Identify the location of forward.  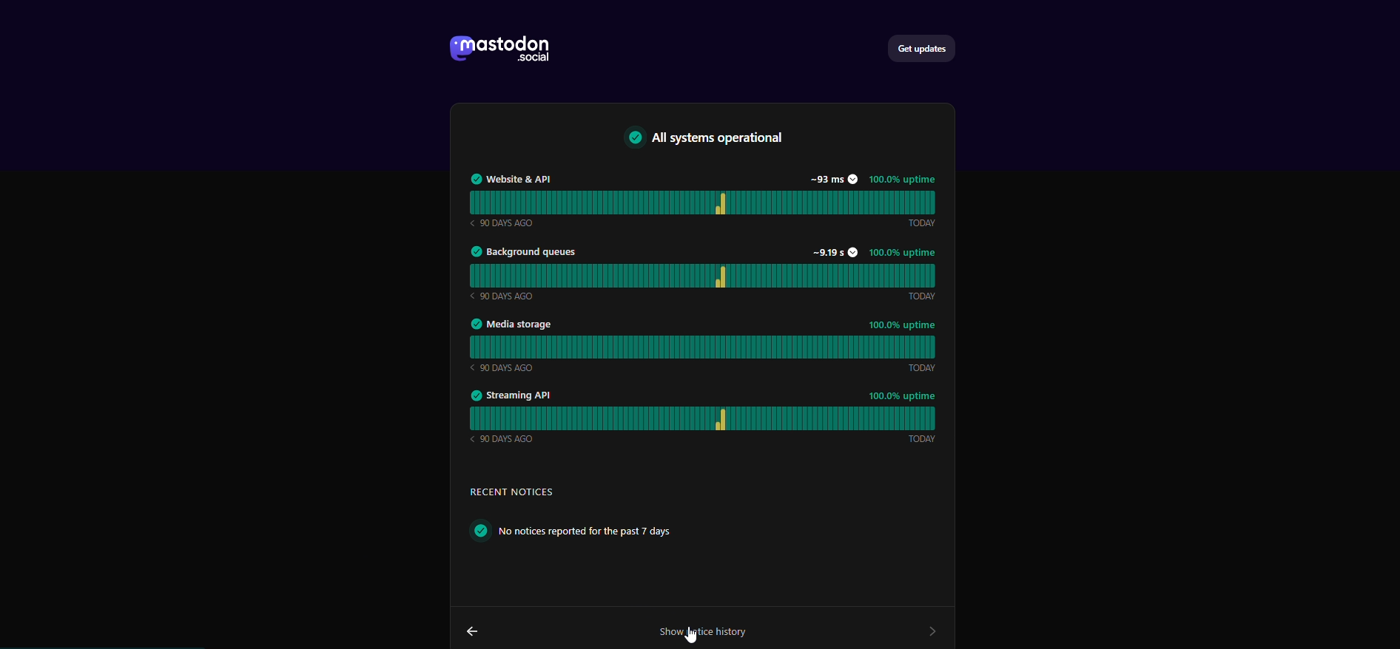
(927, 628).